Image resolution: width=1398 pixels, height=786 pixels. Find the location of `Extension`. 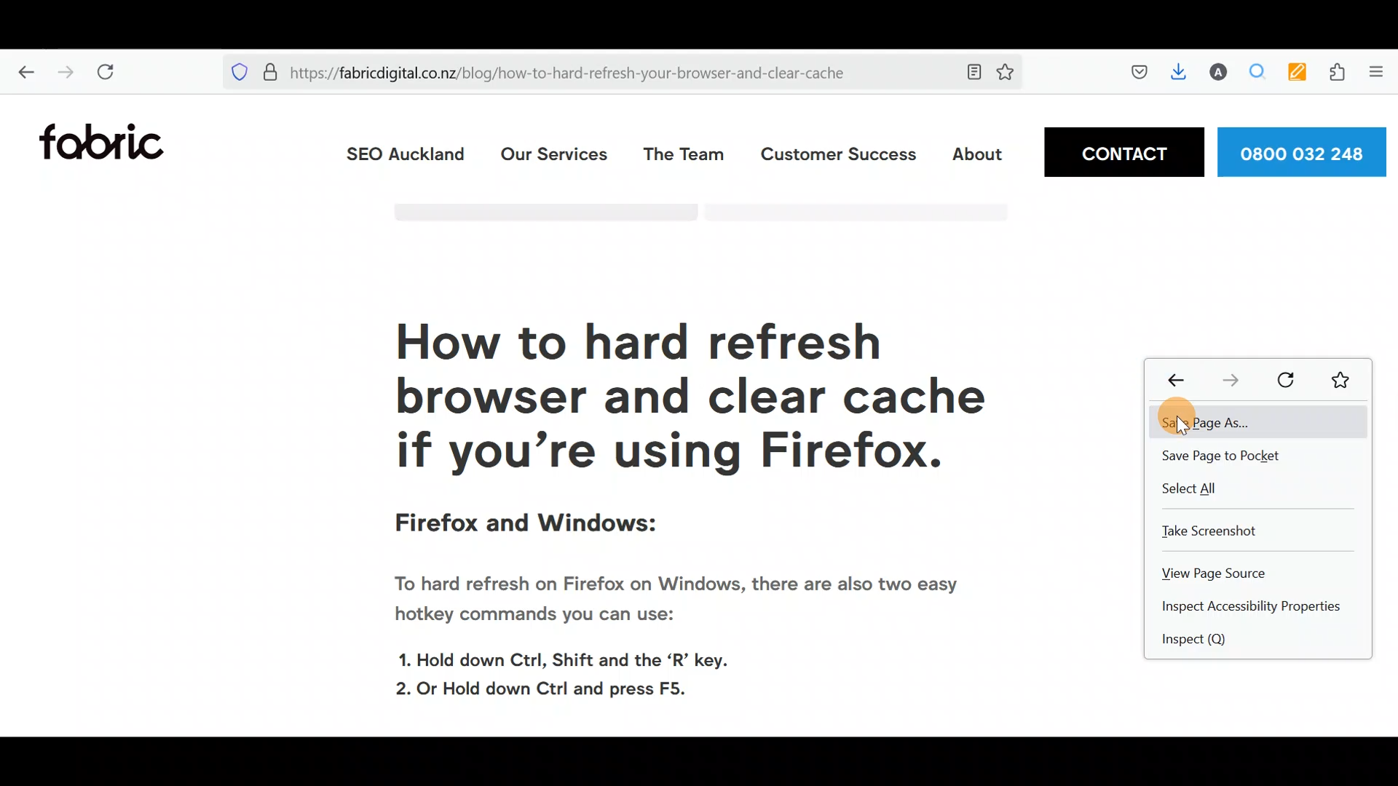

Extension is located at coordinates (1338, 75).